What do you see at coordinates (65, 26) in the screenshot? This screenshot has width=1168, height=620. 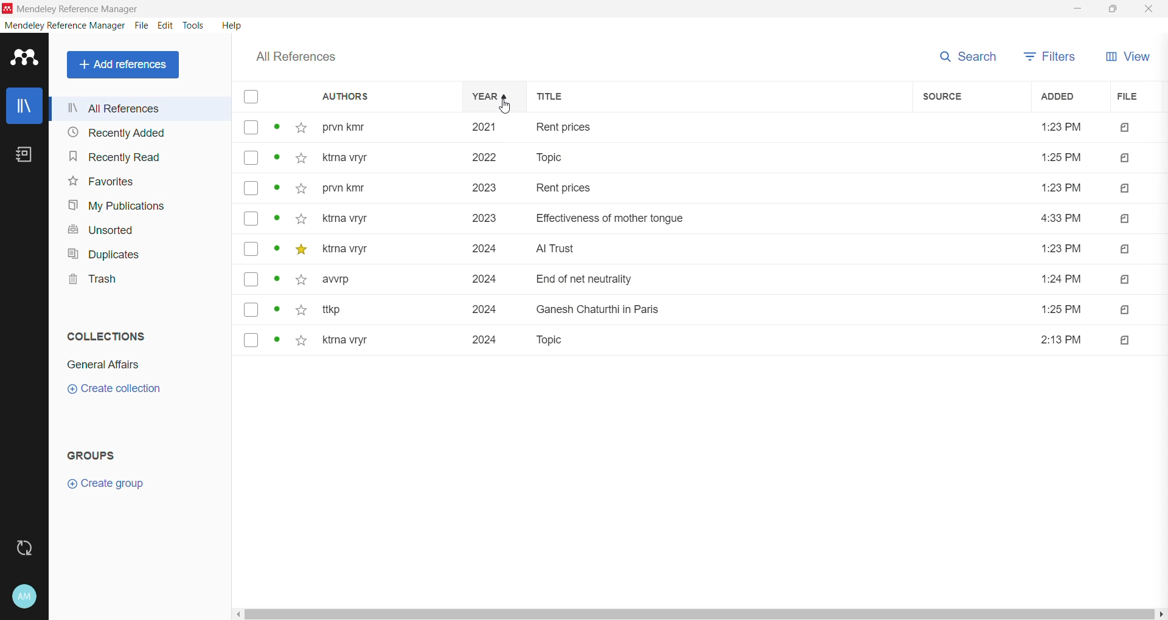 I see `Mendeley Reference Manager` at bounding box center [65, 26].